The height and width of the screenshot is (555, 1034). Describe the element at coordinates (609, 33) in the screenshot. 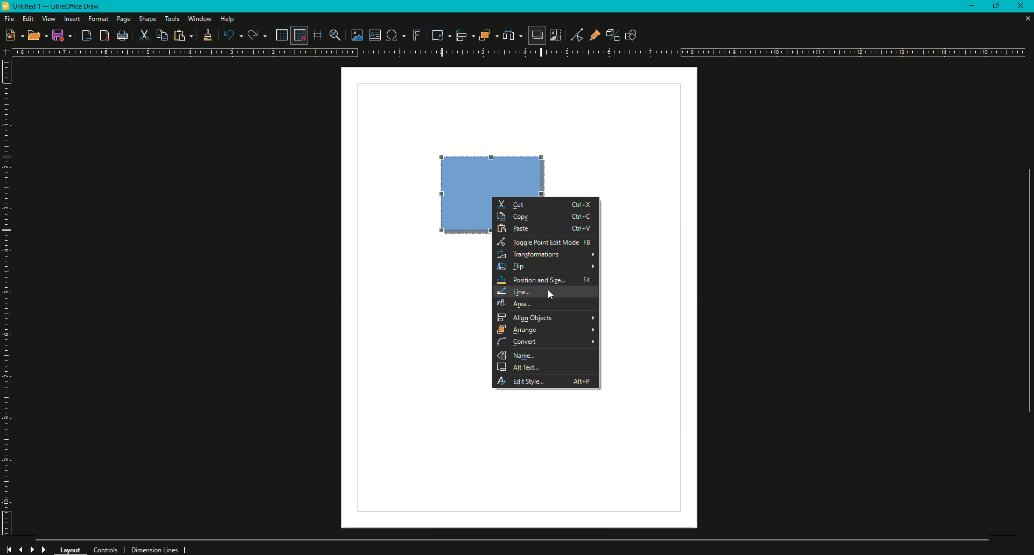

I see `Toggle Extrusion` at that location.